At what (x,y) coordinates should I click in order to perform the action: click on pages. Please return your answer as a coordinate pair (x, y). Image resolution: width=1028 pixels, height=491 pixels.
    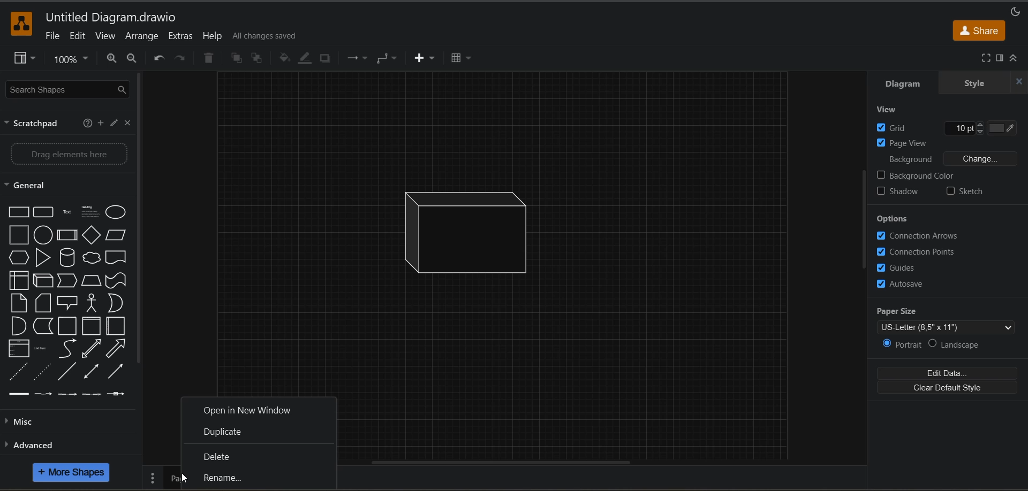
    Looking at the image, I should click on (156, 478).